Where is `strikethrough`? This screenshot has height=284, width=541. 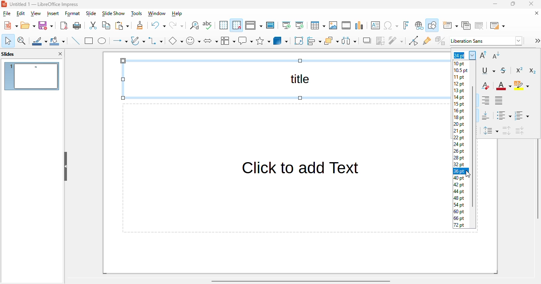
strikethrough is located at coordinates (504, 71).